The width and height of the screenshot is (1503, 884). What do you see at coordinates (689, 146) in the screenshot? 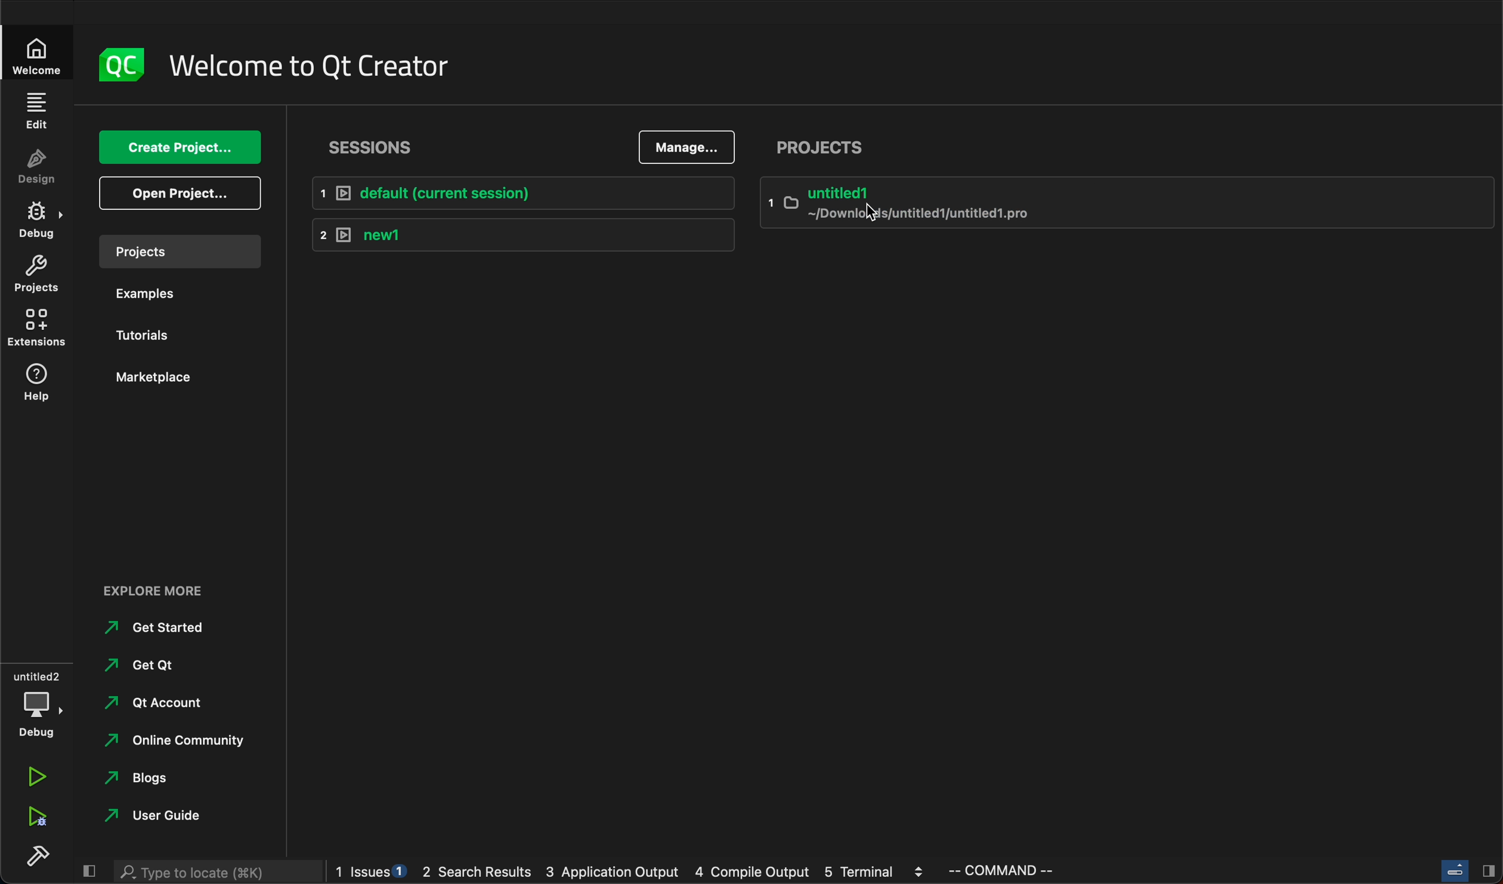
I see `manage` at bounding box center [689, 146].